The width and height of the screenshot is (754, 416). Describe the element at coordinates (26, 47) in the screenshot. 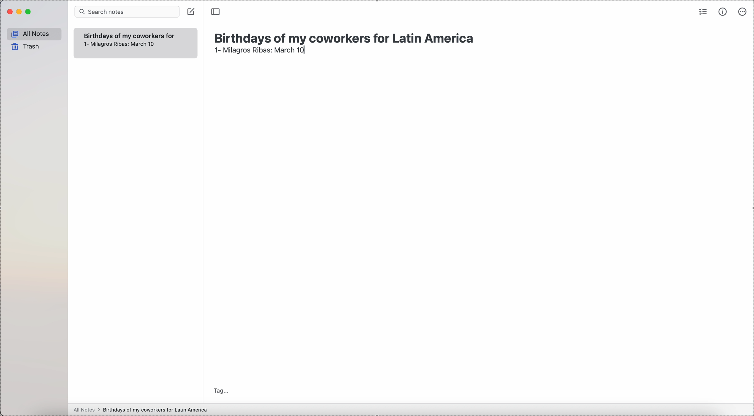

I see `trash` at that location.